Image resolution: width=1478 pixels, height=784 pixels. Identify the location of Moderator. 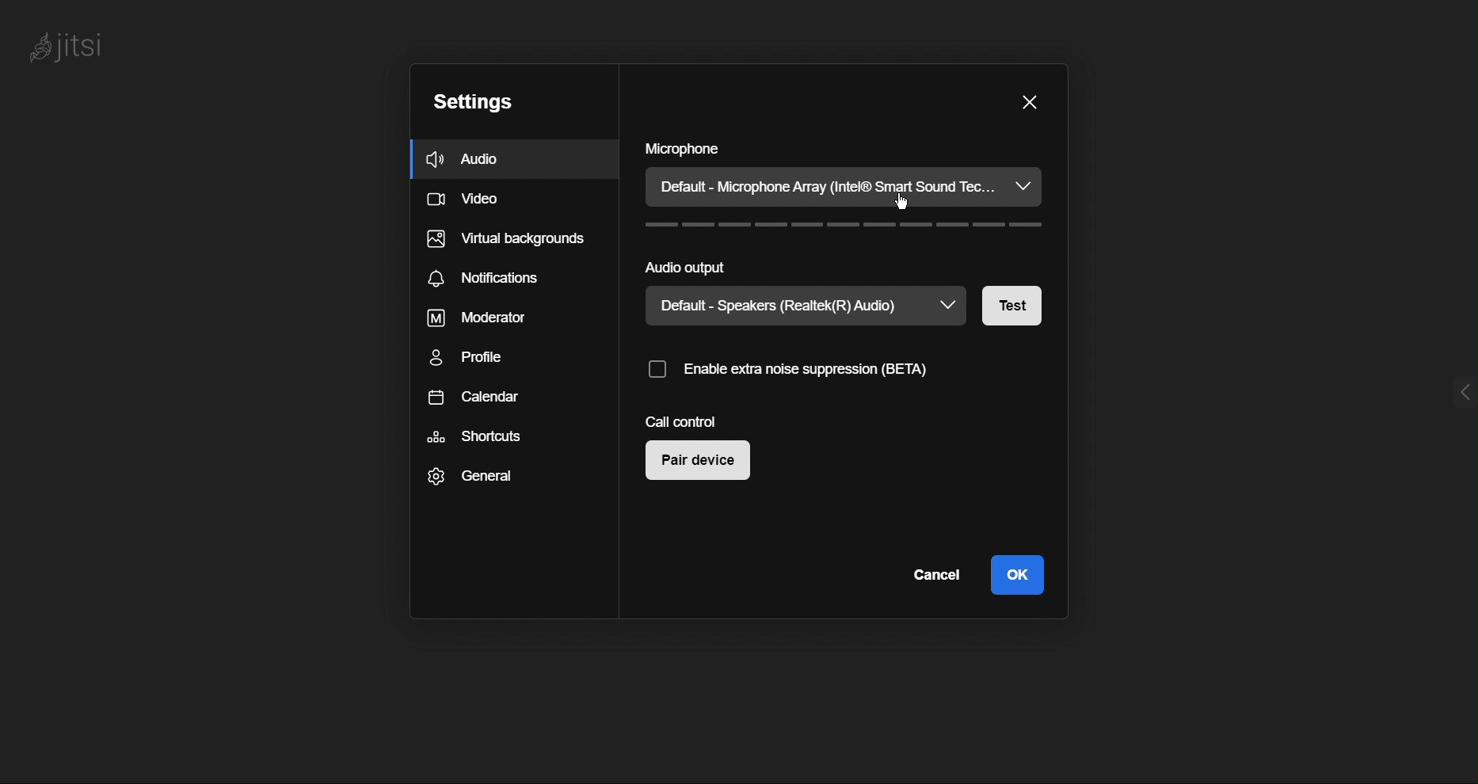
(474, 318).